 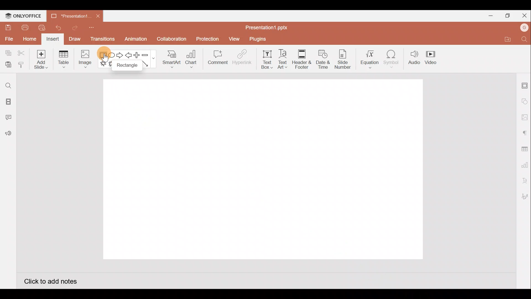 I want to click on Quick print, so click(x=40, y=28).